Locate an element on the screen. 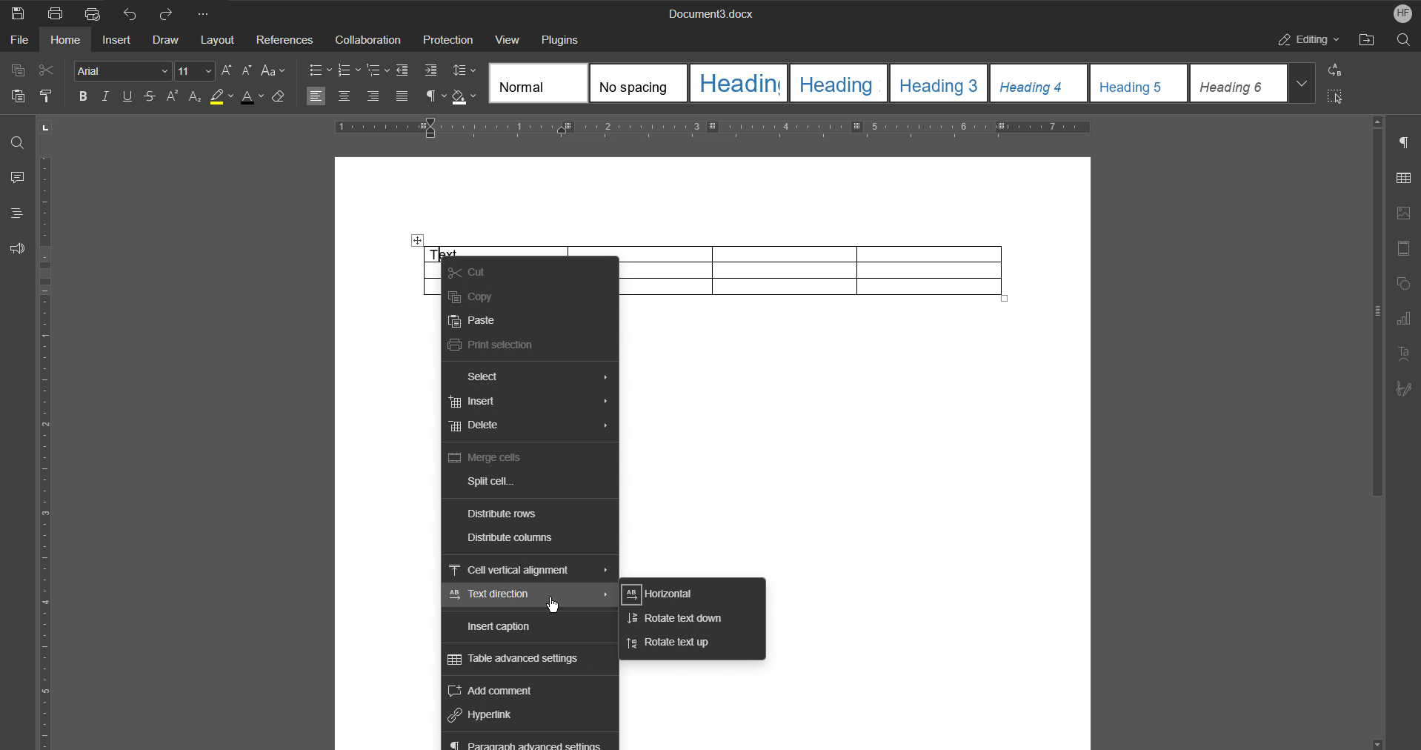  Superscript is located at coordinates (170, 96).